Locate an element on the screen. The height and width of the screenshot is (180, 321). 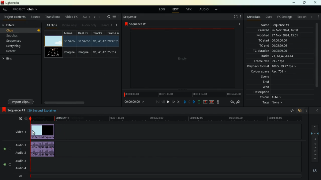
subclips is located at coordinates (16, 35).